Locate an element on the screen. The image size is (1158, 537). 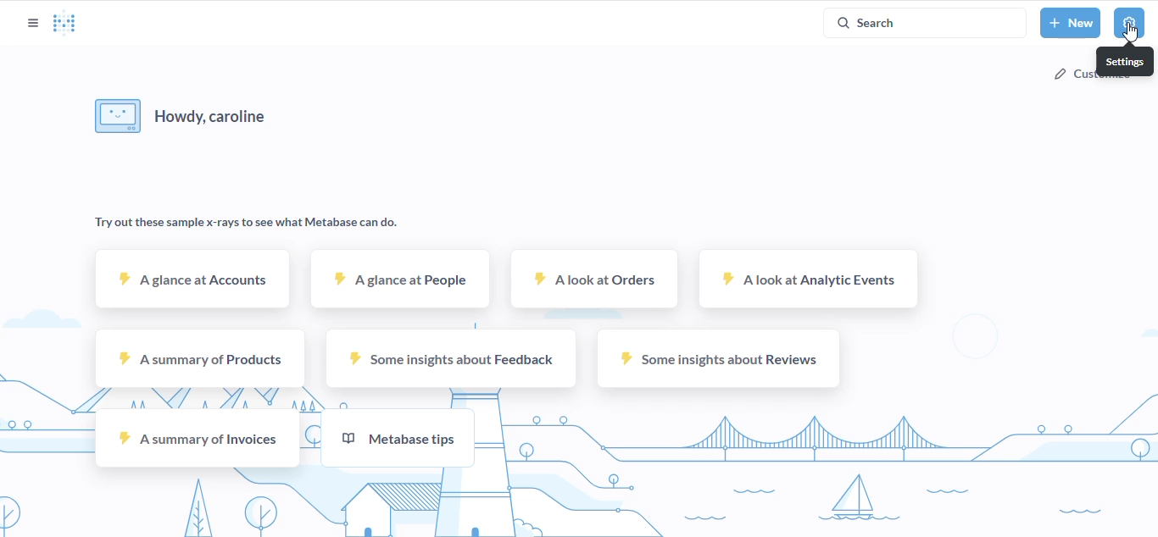
howdy, user is located at coordinates (181, 117).